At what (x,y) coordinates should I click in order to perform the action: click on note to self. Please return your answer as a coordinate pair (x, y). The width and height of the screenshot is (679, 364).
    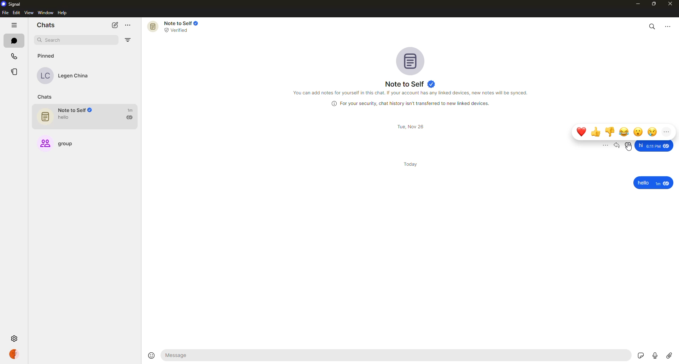
    Looking at the image, I should click on (88, 117).